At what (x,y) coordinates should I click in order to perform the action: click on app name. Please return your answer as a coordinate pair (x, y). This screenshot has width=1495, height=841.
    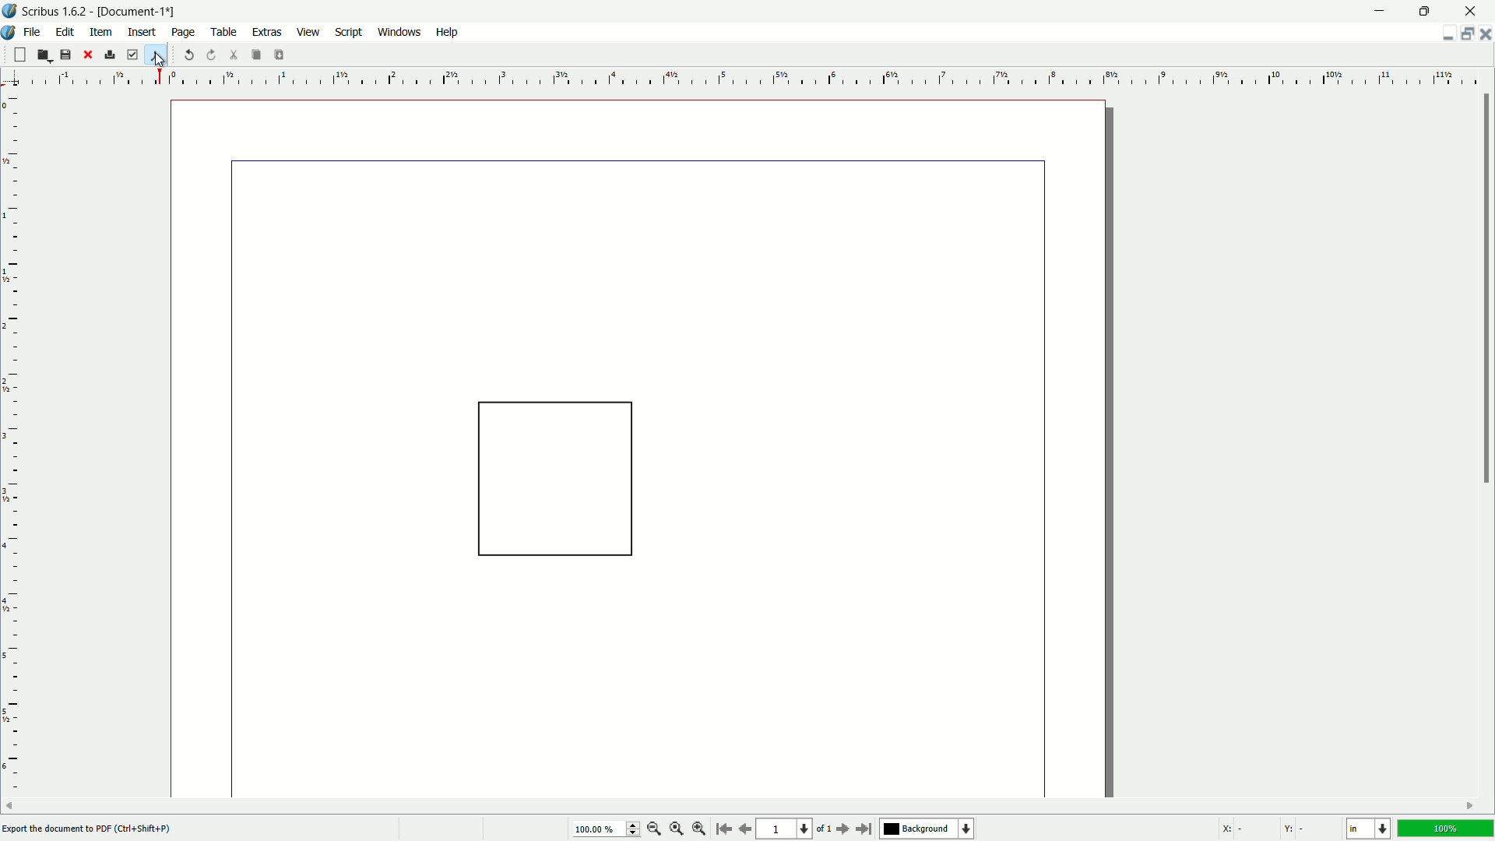
    Looking at the image, I should click on (55, 12).